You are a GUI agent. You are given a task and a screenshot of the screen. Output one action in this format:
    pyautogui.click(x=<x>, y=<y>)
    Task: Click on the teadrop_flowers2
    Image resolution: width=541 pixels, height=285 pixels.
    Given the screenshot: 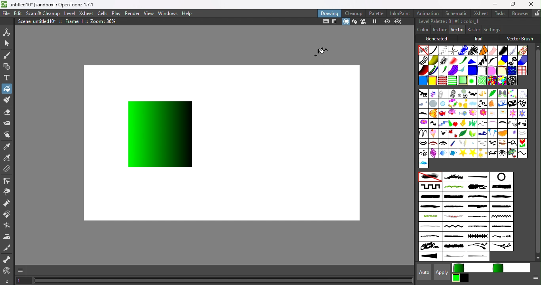 What is the action you would take?
    pyautogui.click(x=501, y=246)
    